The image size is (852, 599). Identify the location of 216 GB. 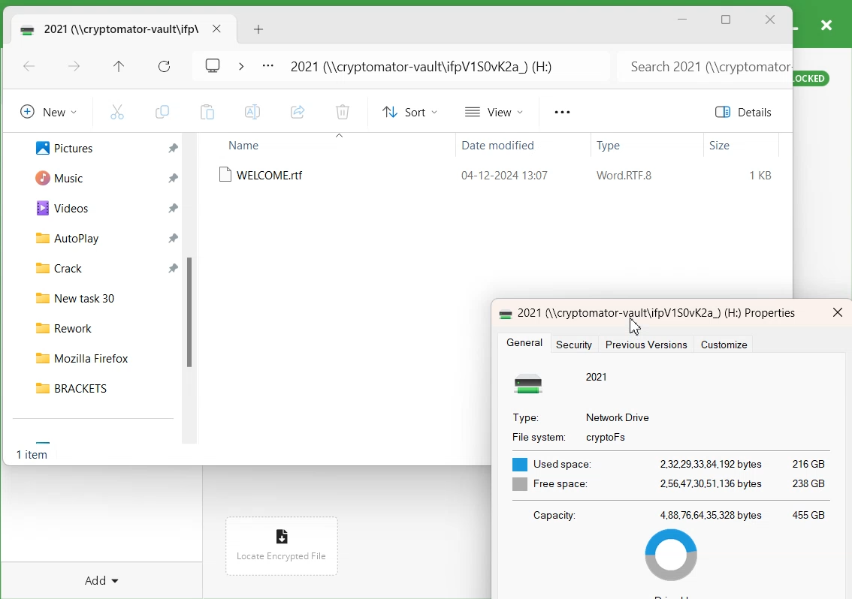
(810, 464).